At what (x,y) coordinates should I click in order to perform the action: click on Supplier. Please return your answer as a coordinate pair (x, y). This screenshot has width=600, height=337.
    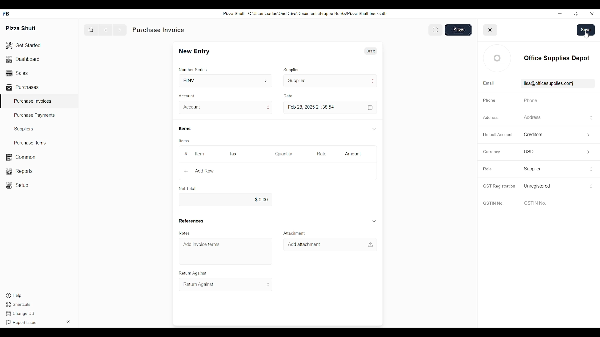
    Looking at the image, I should click on (331, 81).